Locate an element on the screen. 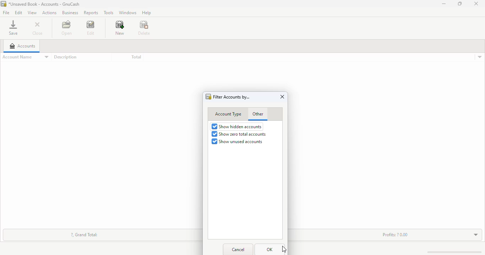  ?, grand total: is located at coordinates (85, 234).